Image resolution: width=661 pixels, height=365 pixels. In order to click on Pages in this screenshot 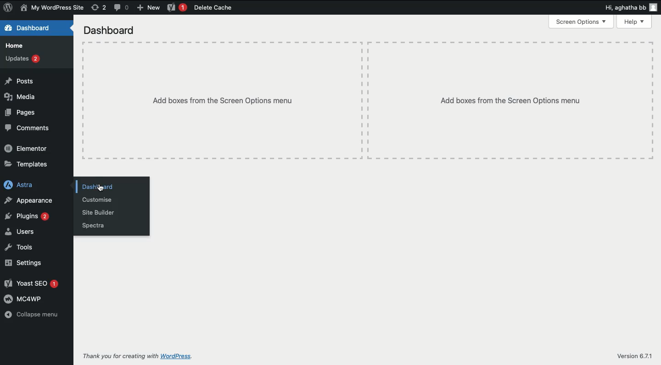, I will do `click(20, 113)`.